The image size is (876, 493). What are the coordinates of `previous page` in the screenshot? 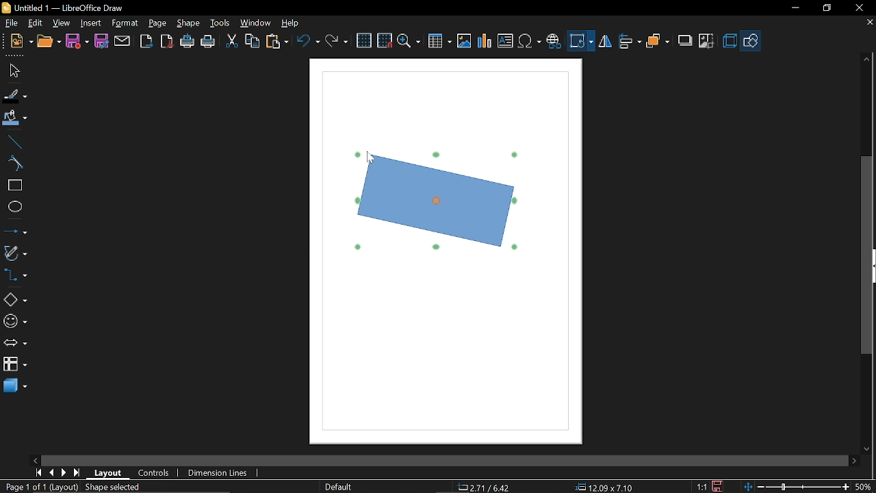 It's located at (51, 472).